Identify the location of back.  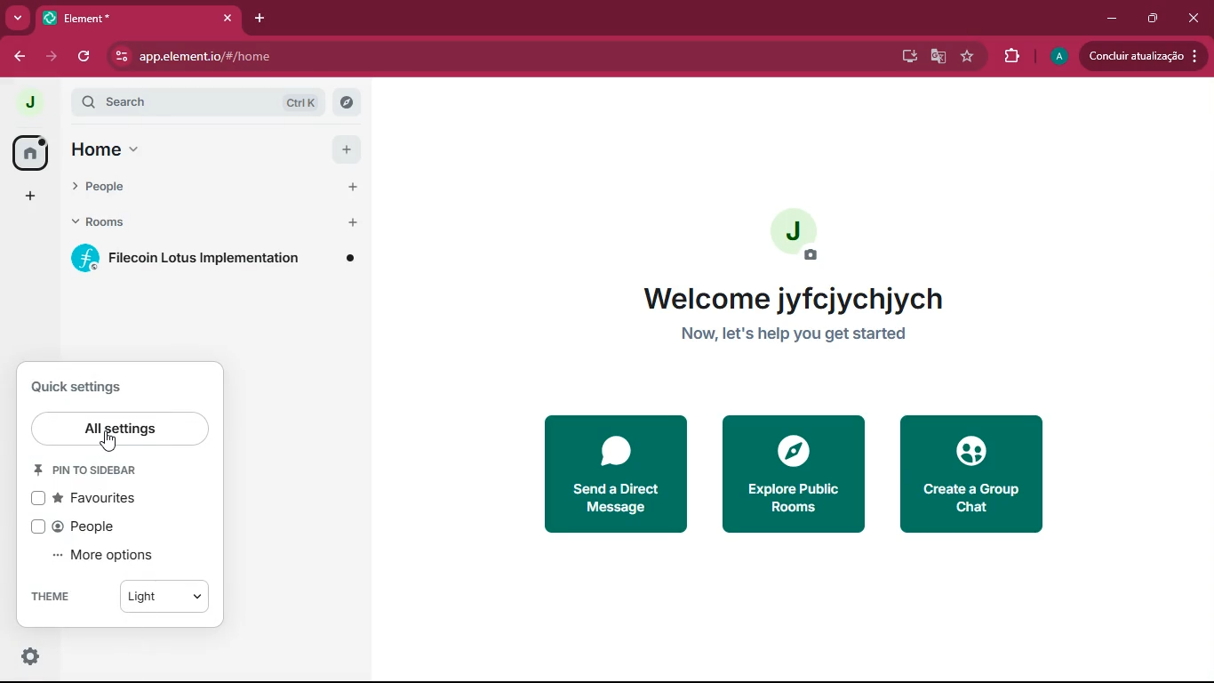
(23, 56).